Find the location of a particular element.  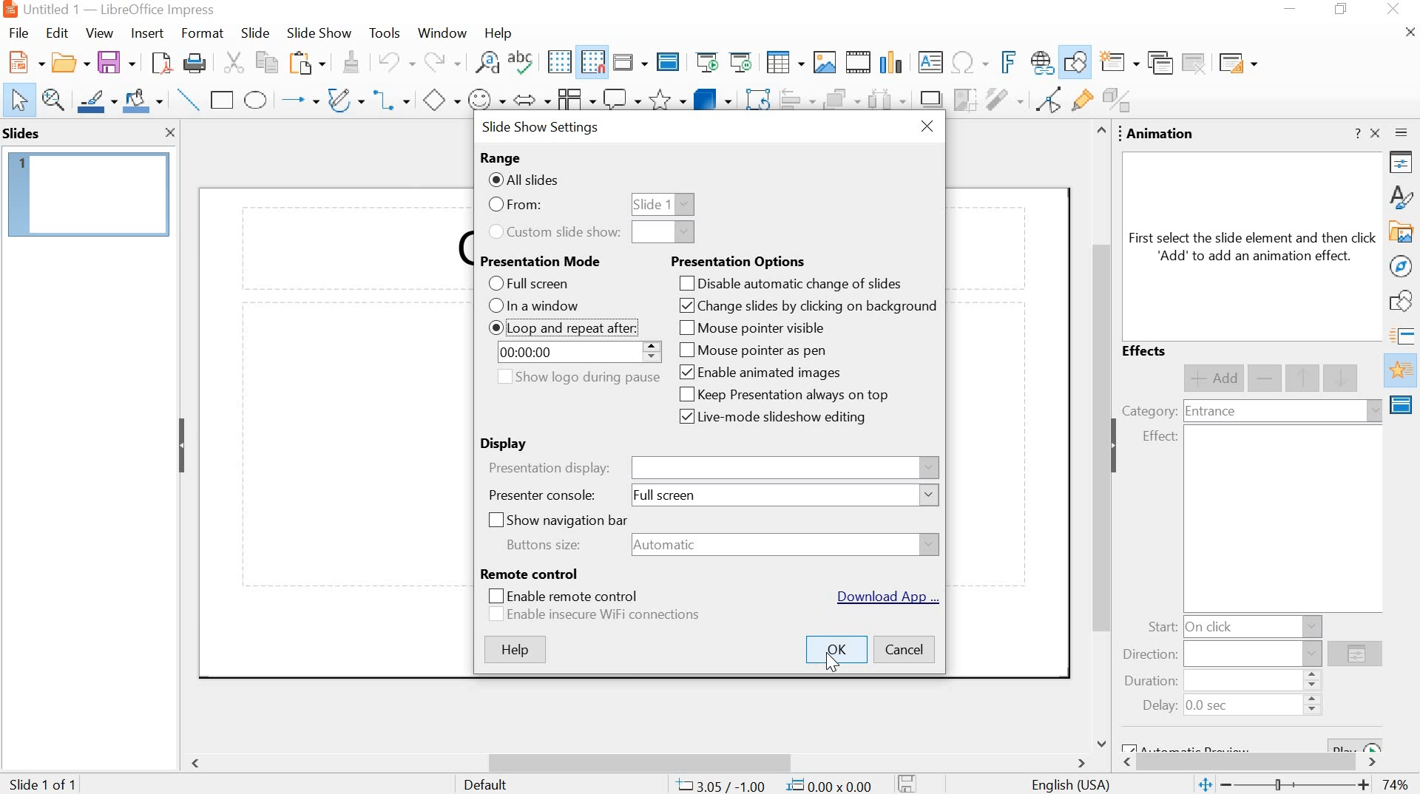

insert image is located at coordinates (824, 62).